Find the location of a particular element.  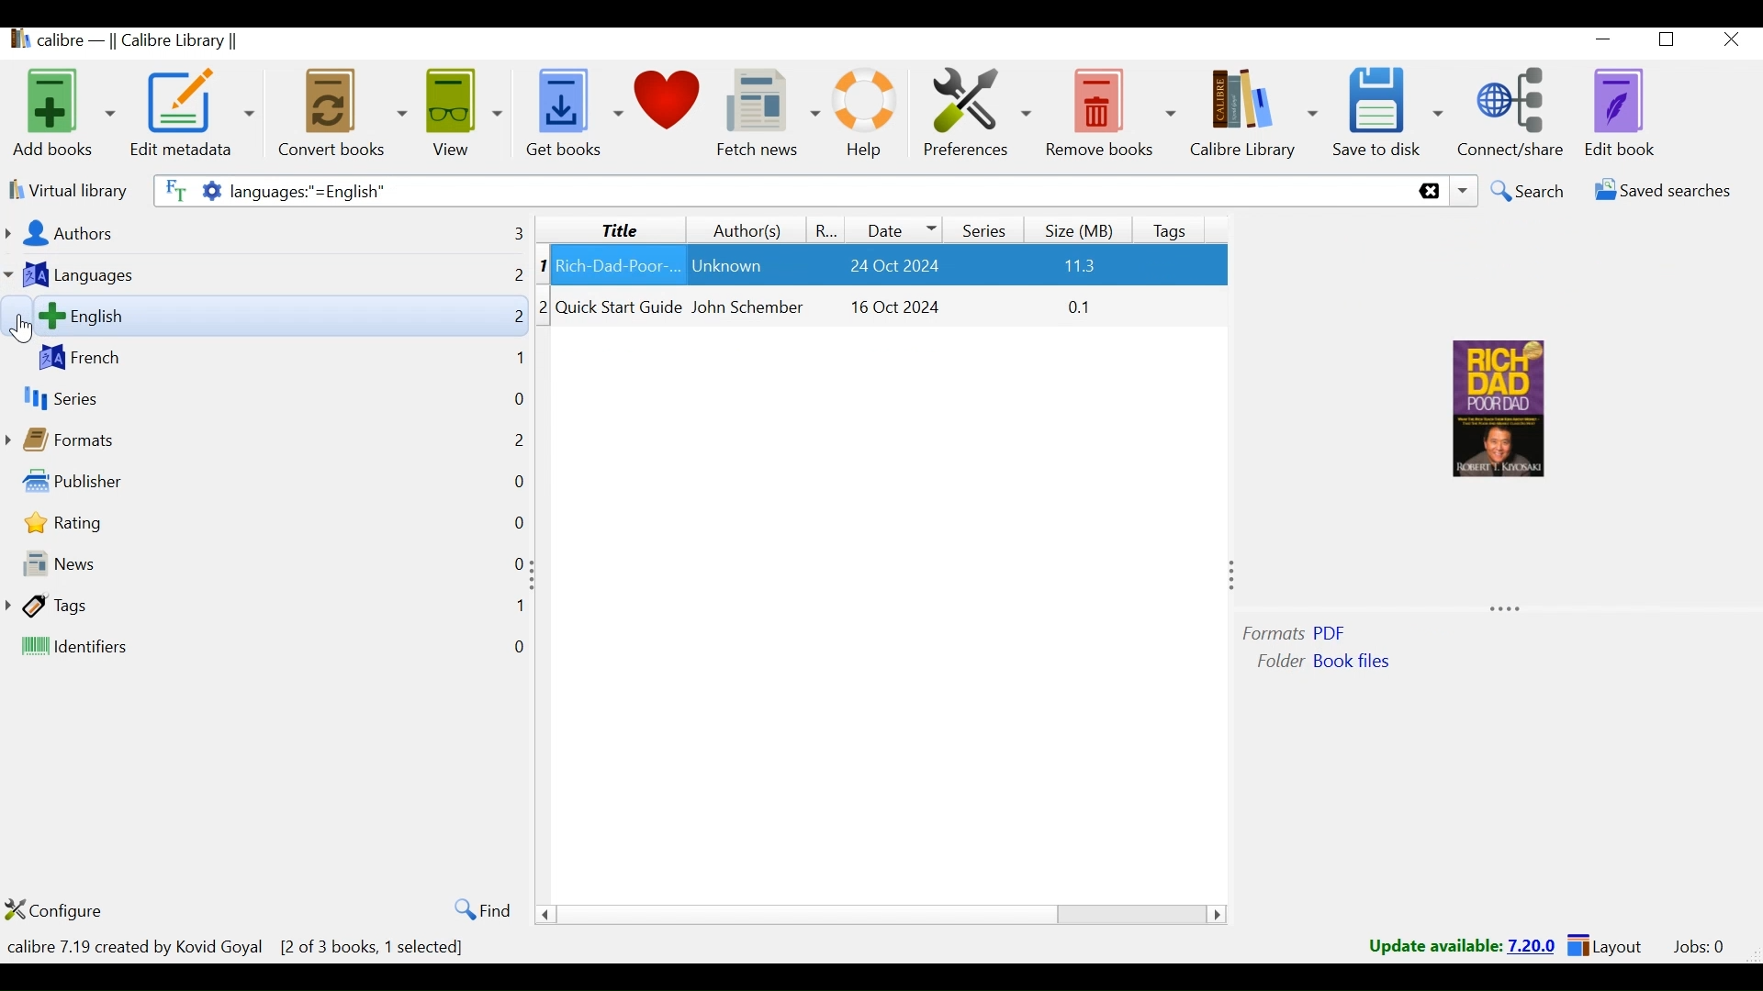

Calibre logo is located at coordinates (16, 42).